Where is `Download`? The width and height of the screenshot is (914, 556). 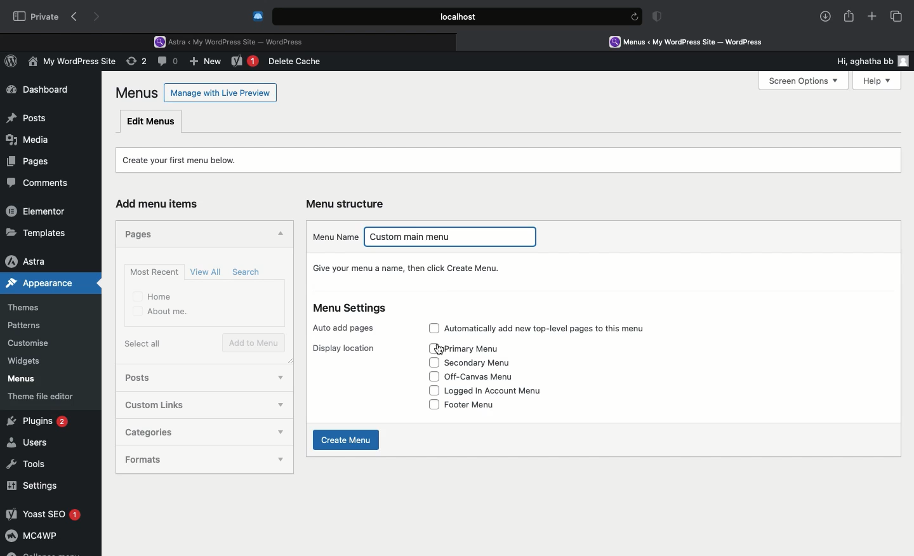 Download is located at coordinates (826, 17).